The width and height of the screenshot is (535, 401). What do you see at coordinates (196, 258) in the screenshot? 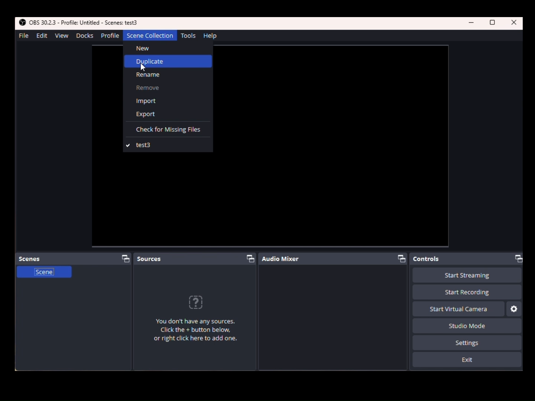
I see `Scources` at bounding box center [196, 258].